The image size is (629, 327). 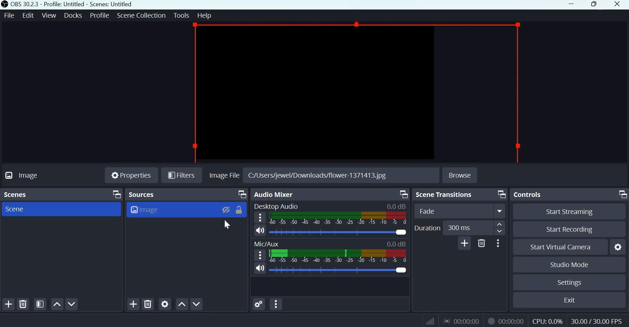 What do you see at coordinates (147, 209) in the screenshot?
I see `Image` at bounding box center [147, 209].